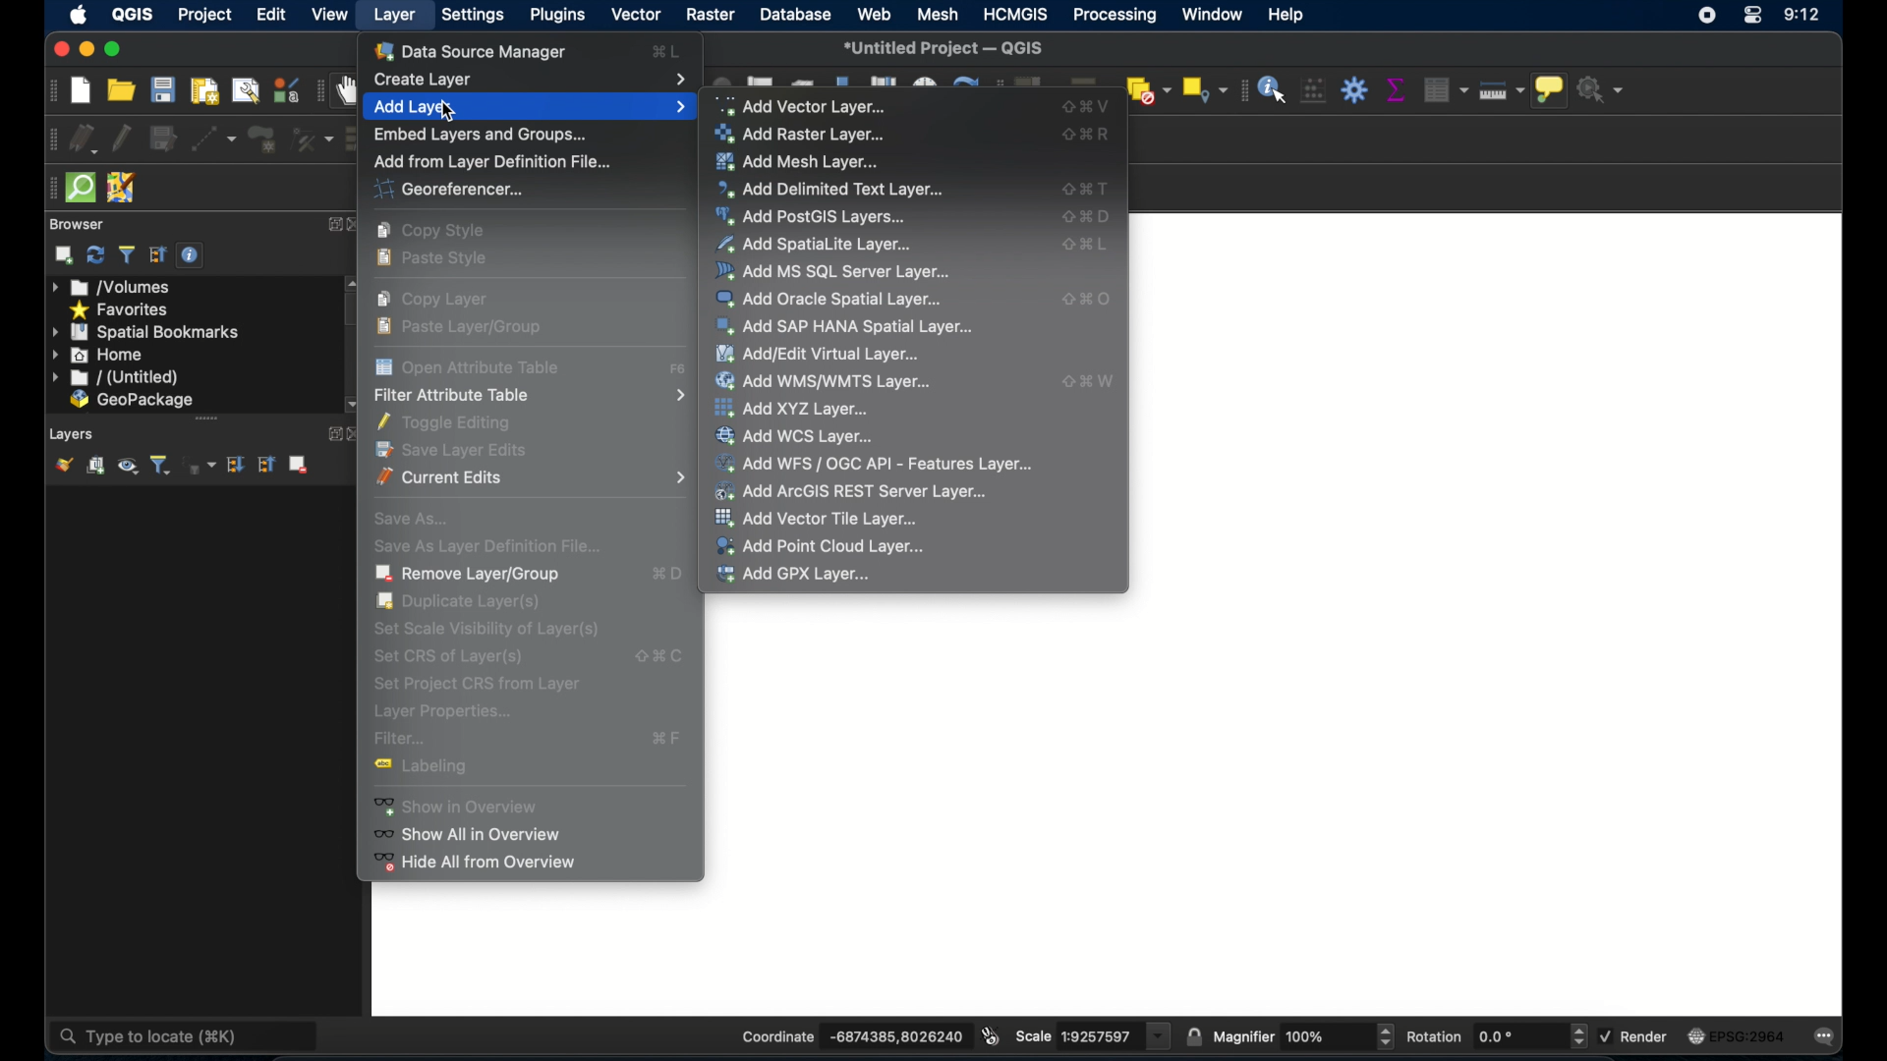 This screenshot has height=1061, width=1887. Describe the element at coordinates (799, 576) in the screenshot. I see `Add GPX Layer...` at that location.